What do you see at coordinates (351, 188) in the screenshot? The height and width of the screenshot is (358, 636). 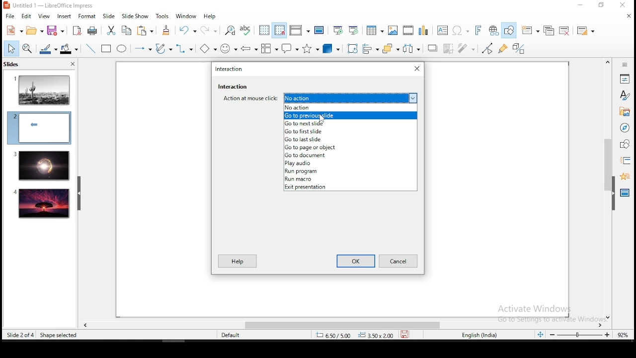 I see `exit presentation` at bounding box center [351, 188].